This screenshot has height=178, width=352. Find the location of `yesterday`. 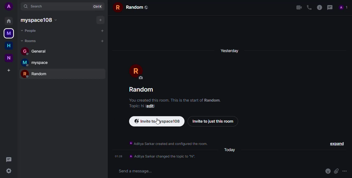

yesterday is located at coordinates (231, 51).